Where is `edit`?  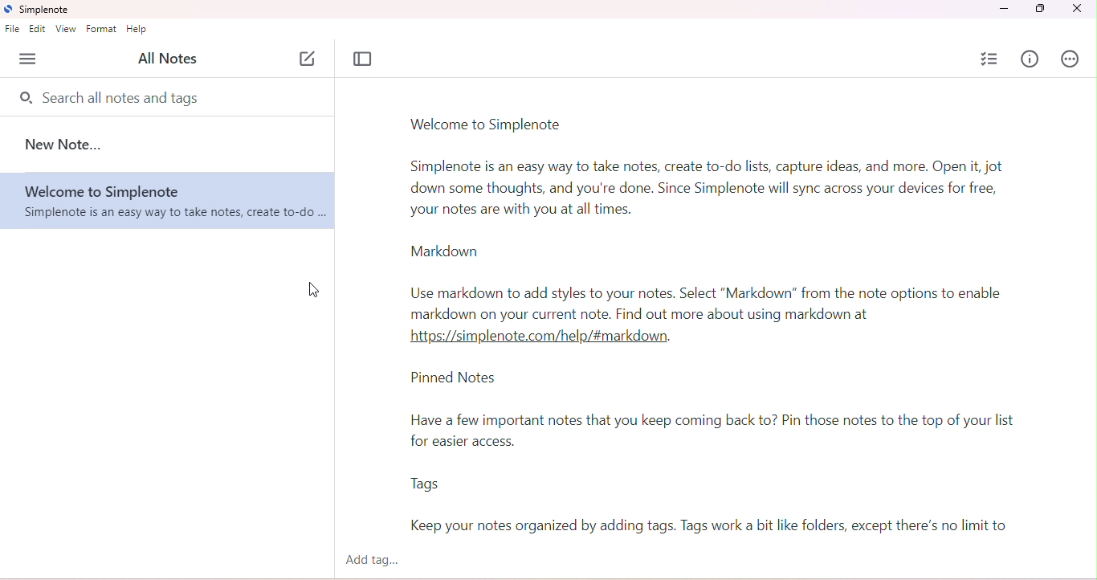 edit is located at coordinates (39, 30).